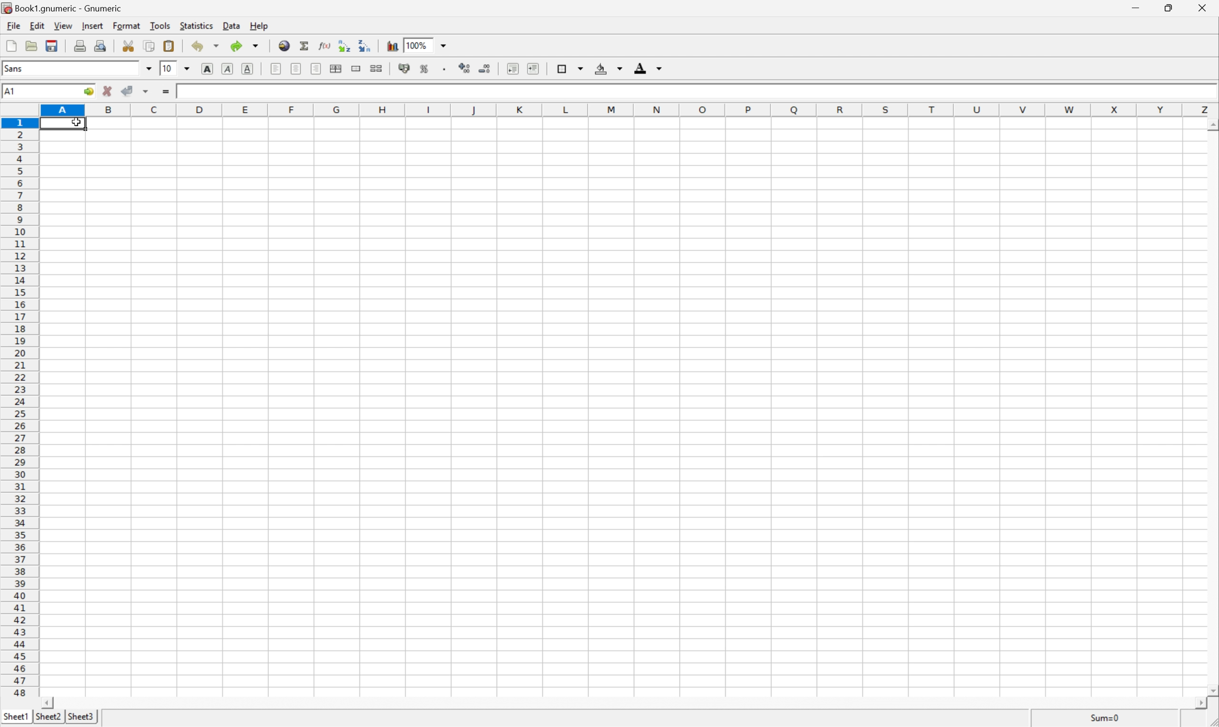 The image size is (1219, 727). Describe the element at coordinates (126, 25) in the screenshot. I see `format` at that location.